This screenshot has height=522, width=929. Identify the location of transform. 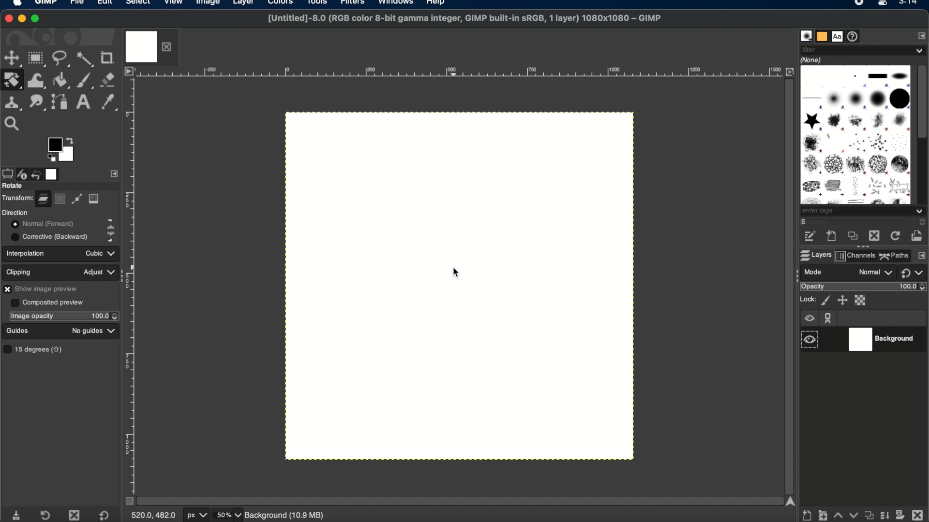
(17, 197).